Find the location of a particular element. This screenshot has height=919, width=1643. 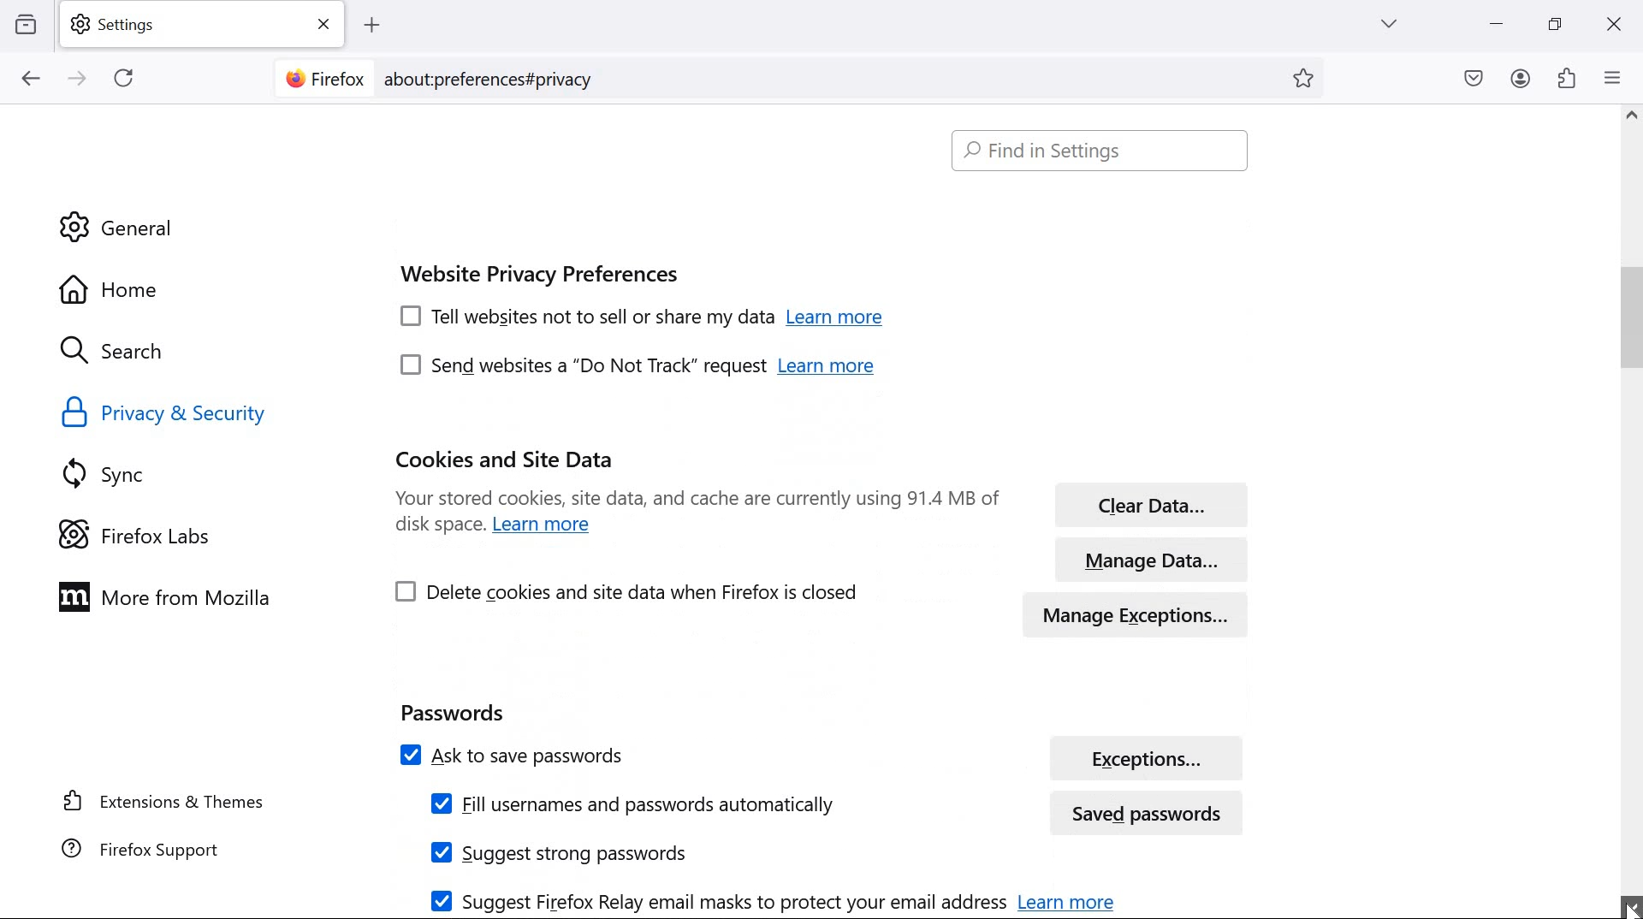

manage data is located at coordinates (1159, 563).